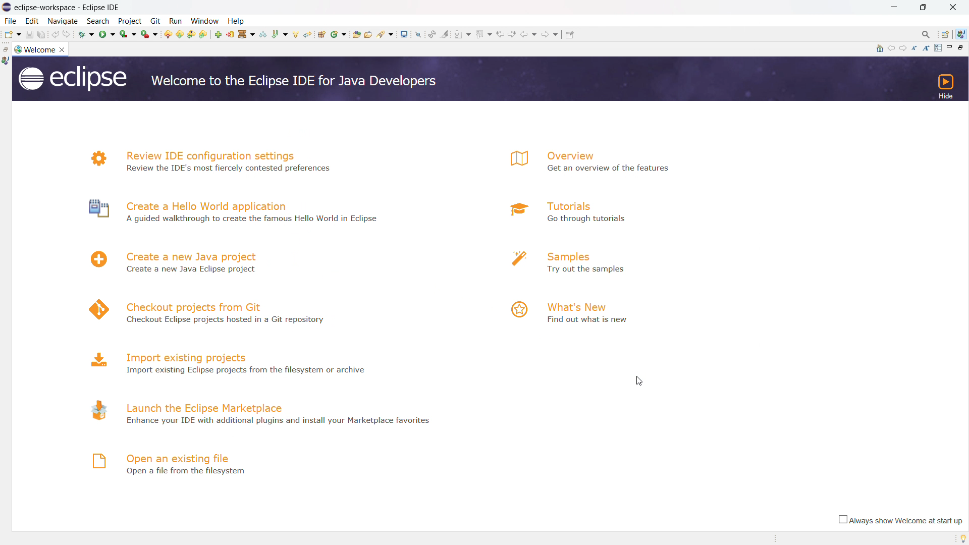 This screenshot has width=969, height=545. What do you see at coordinates (128, 34) in the screenshot?
I see `coverage` at bounding box center [128, 34].